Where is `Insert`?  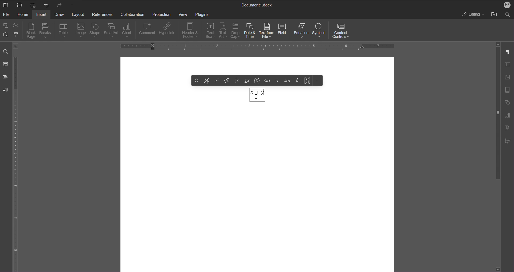 Insert is located at coordinates (41, 15).